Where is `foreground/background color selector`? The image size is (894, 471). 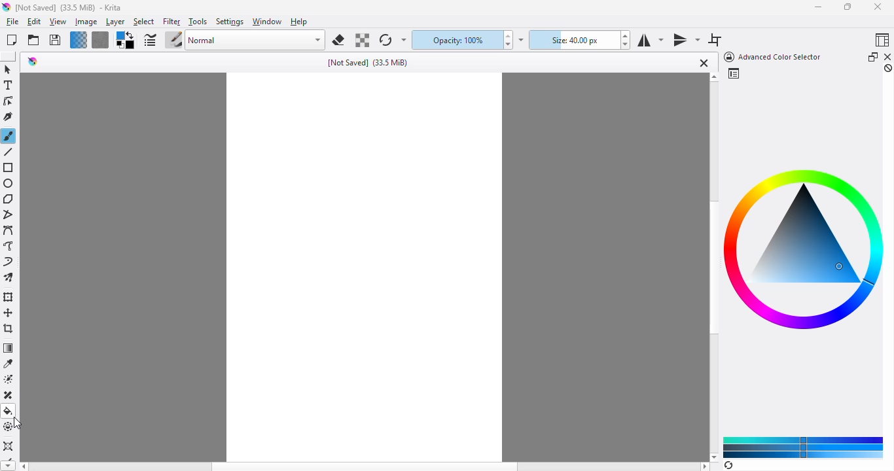
foreground/background color selector is located at coordinates (126, 40).